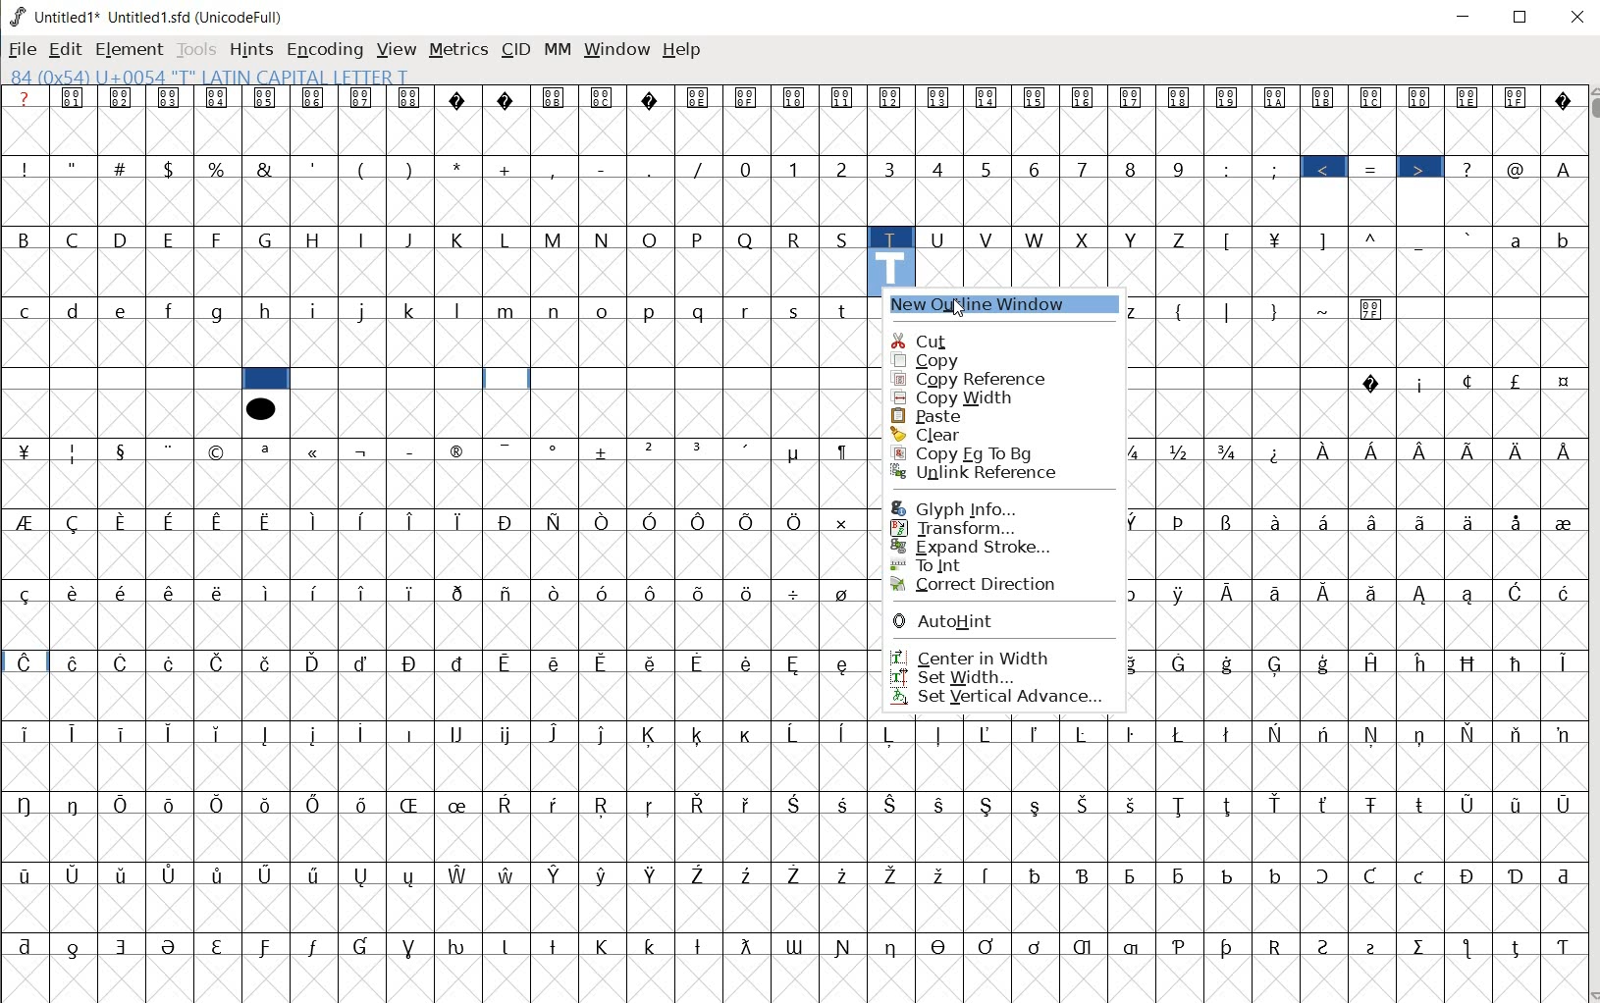 The image size is (1600, 1003). Describe the element at coordinates (1135, 593) in the screenshot. I see `Symbol` at that location.